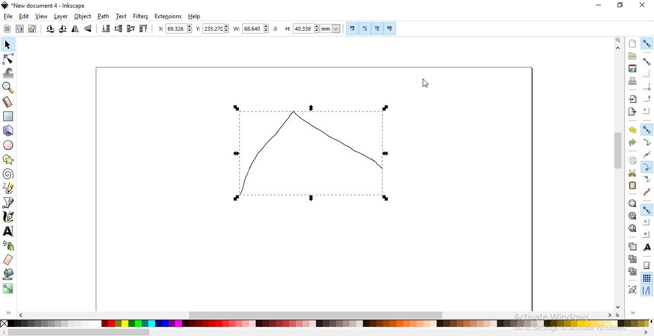  I want to click on erase existing paths, so click(8, 259).